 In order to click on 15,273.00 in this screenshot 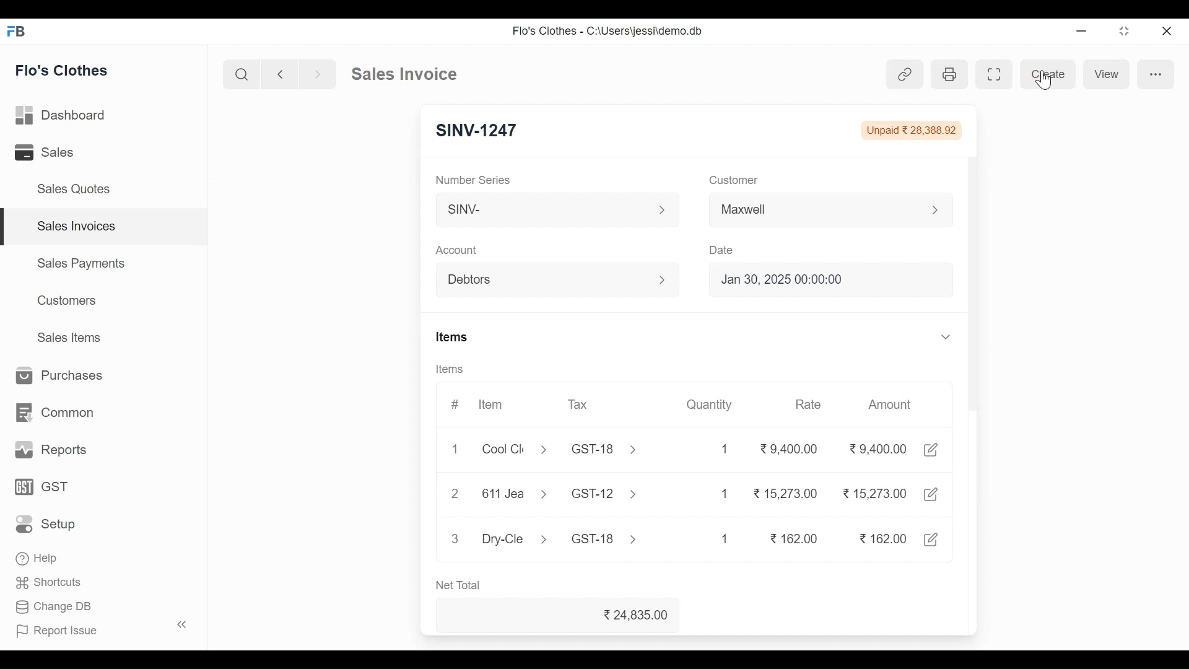, I will do `click(874, 492)`.